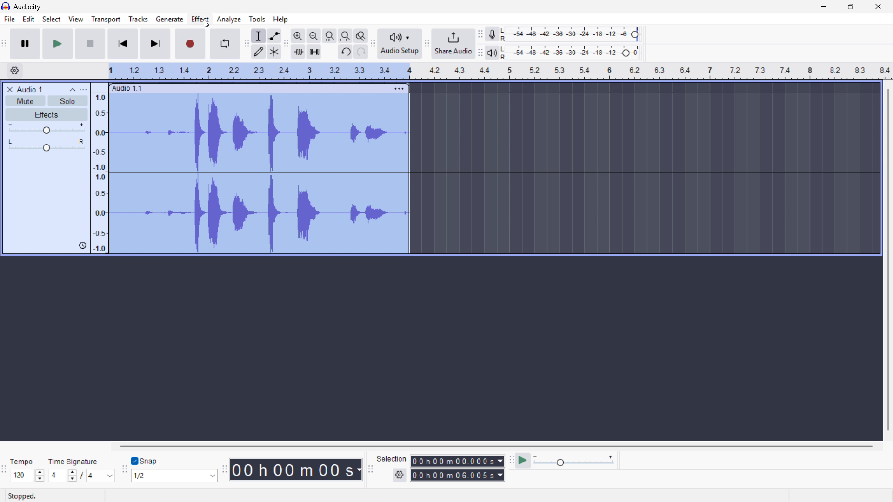  I want to click on Vertical scrollbar, so click(888, 260).